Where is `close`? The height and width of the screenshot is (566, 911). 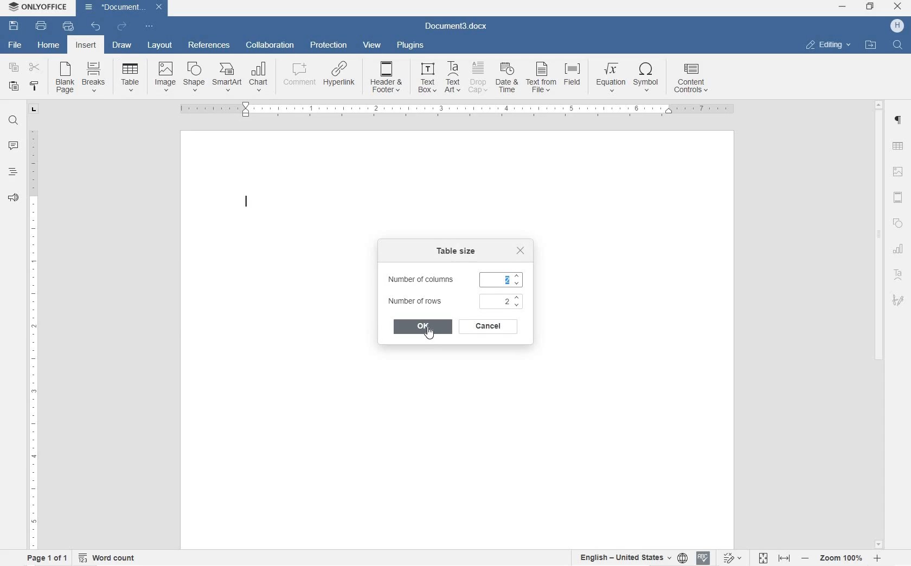 close is located at coordinates (521, 250).